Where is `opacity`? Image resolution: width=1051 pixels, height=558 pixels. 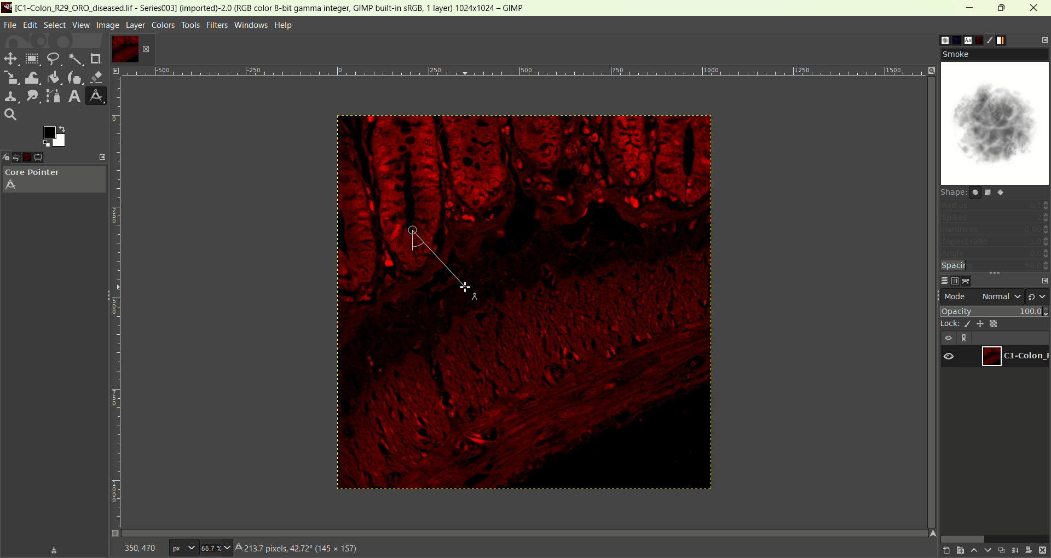
opacity is located at coordinates (996, 310).